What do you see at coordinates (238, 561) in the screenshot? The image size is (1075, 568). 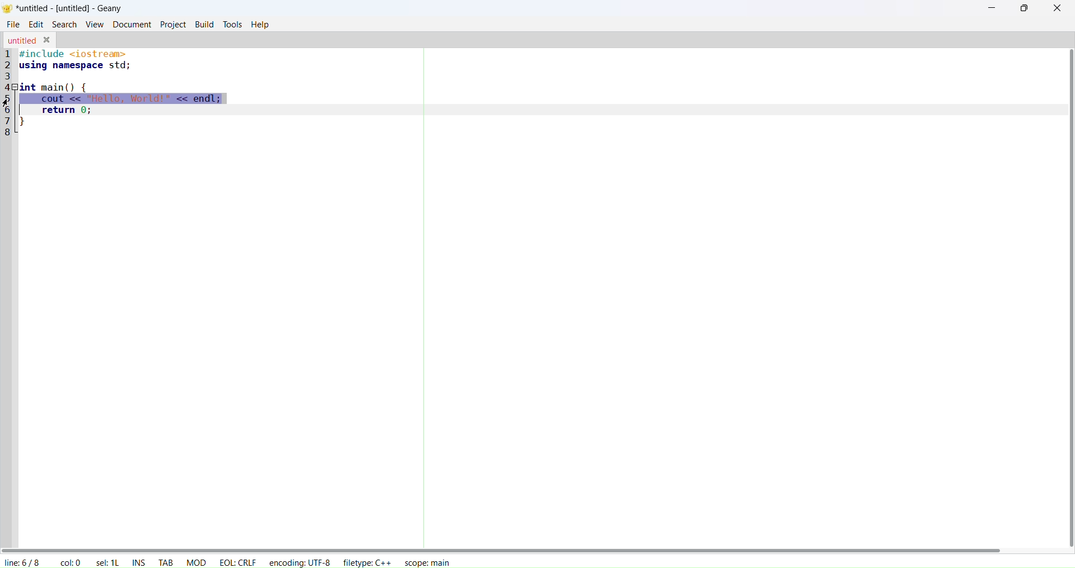 I see `eol: crlf` at bounding box center [238, 561].